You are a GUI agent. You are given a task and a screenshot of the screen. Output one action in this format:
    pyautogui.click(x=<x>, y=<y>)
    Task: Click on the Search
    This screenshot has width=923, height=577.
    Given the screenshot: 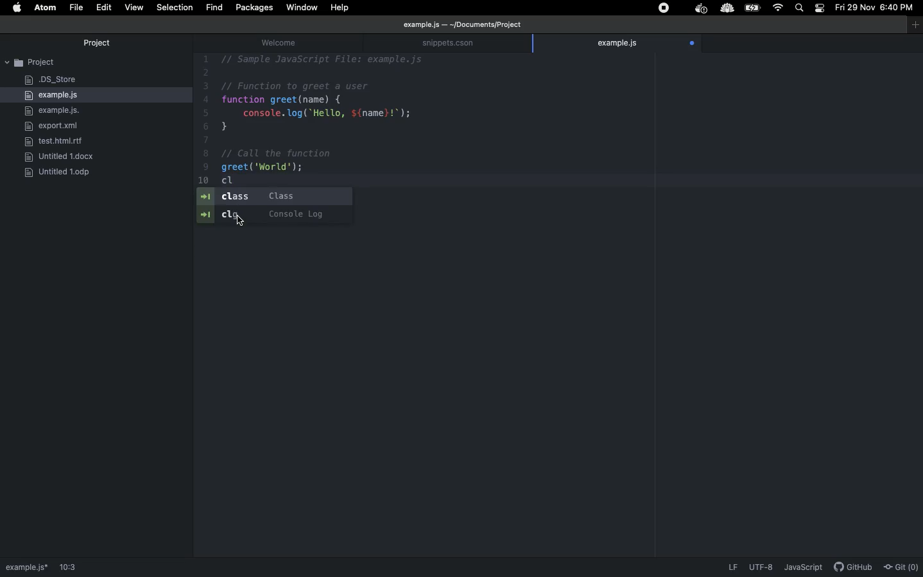 What is the action you would take?
    pyautogui.click(x=801, y=8)
    